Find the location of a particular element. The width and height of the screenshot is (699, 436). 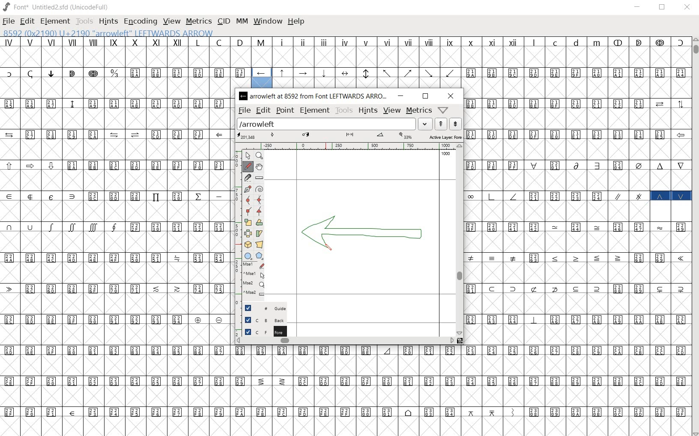

minimize is located at coordinates (638, 7).